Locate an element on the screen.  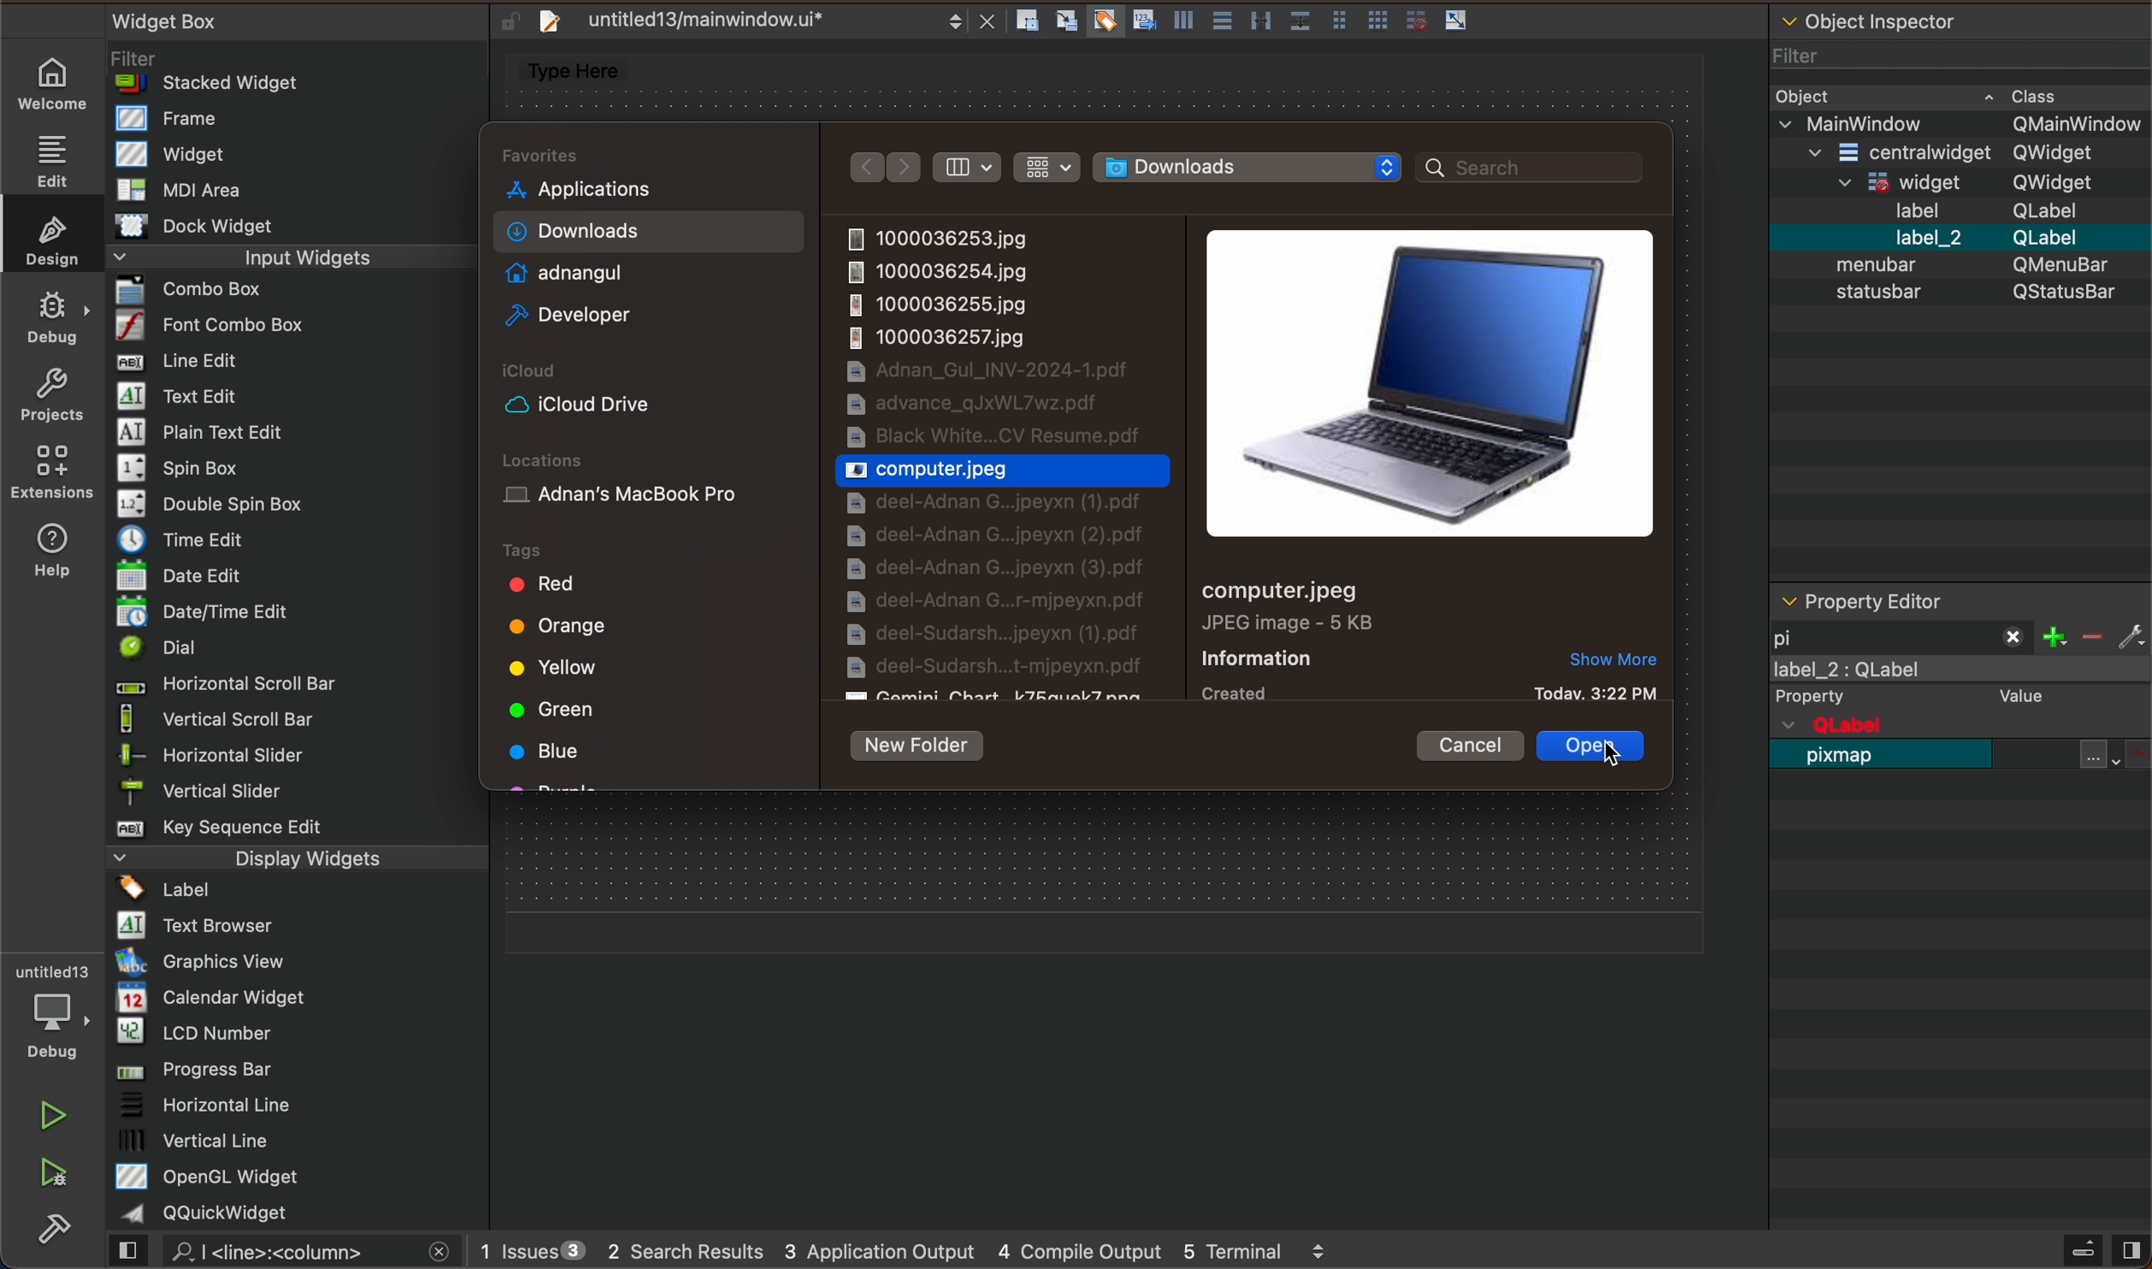
tags is located at coordinates (559, 547).